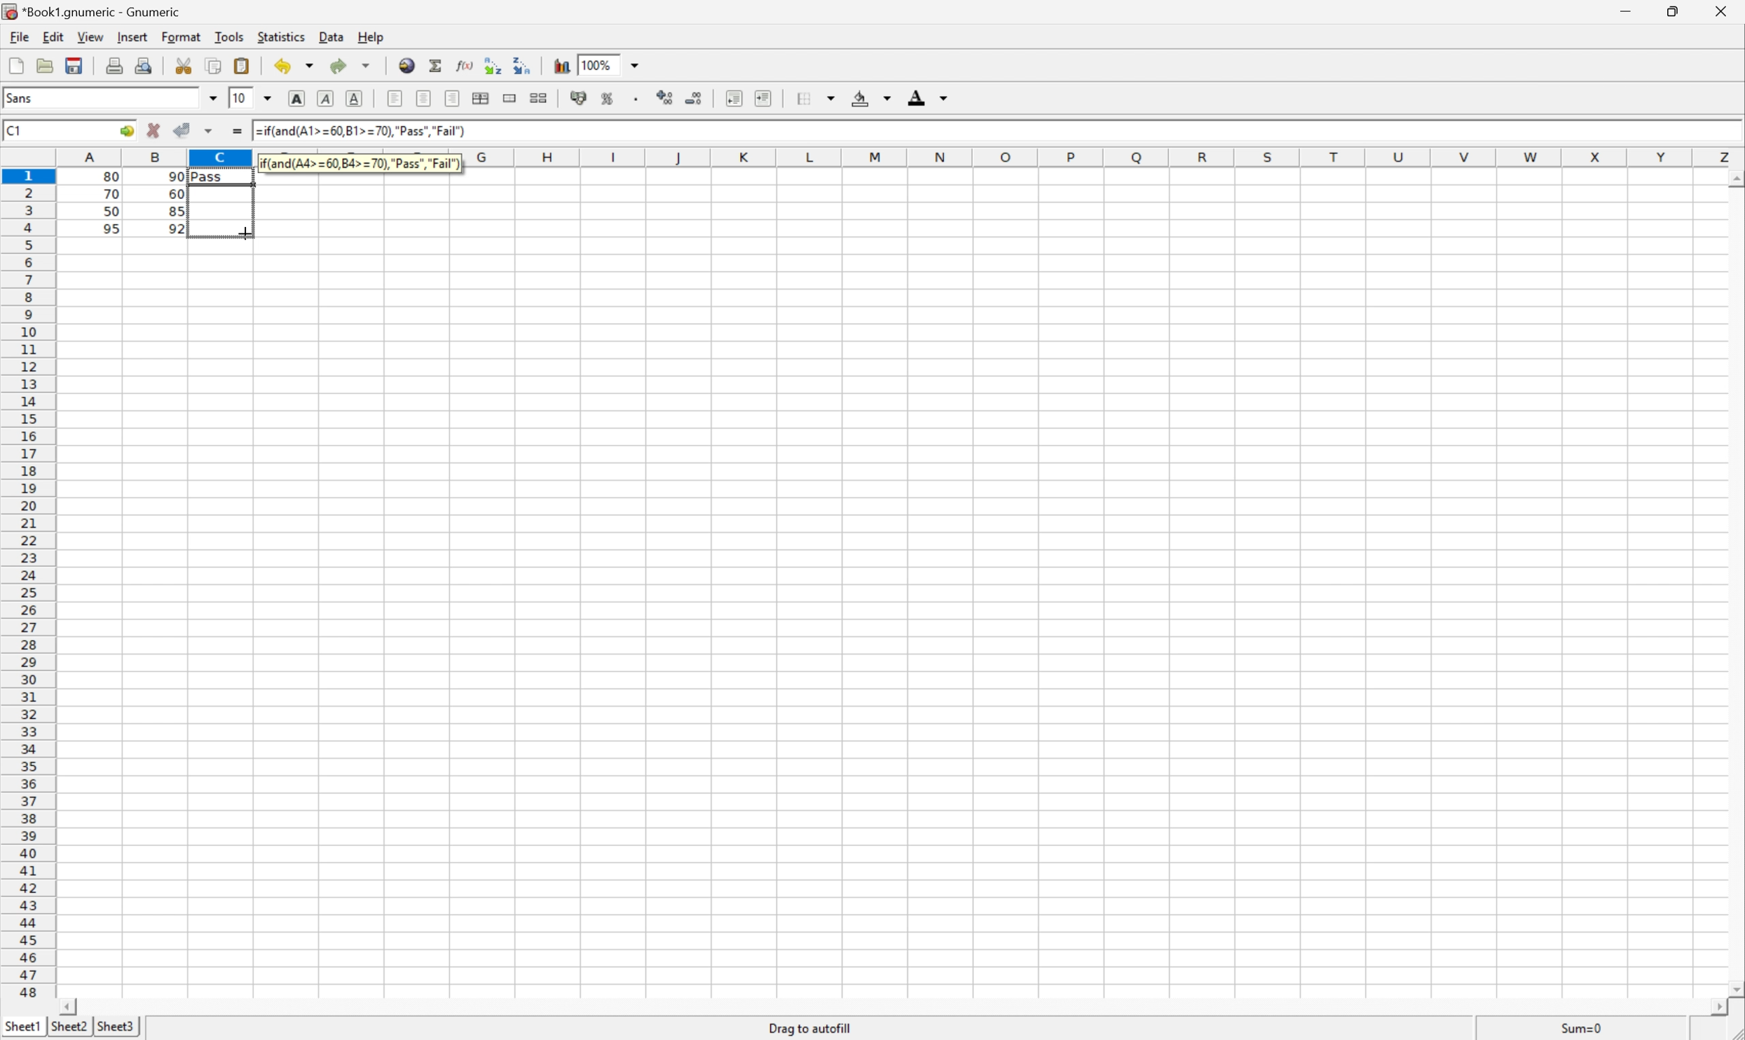 The width and height of the screenshot is (1745, 1040). I want to click on Create a new workbook, so click(15, 62).